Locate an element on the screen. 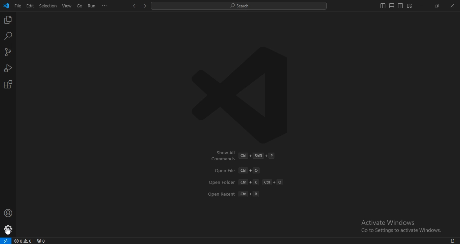 The image size is (460, 244). VSCode is located at coordinates (6, 6).